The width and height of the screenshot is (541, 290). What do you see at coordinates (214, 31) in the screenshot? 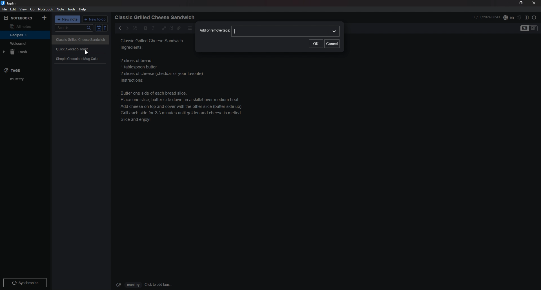
I see `add or remove tags` at bounding box center [214, 31].